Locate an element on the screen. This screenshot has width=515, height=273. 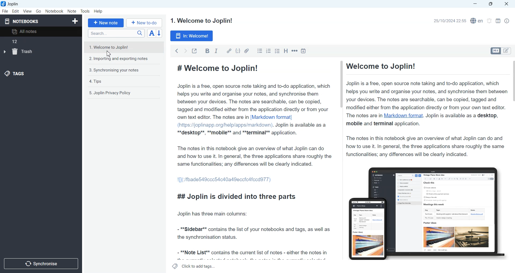
Forward is located at coordinates (185, 51).